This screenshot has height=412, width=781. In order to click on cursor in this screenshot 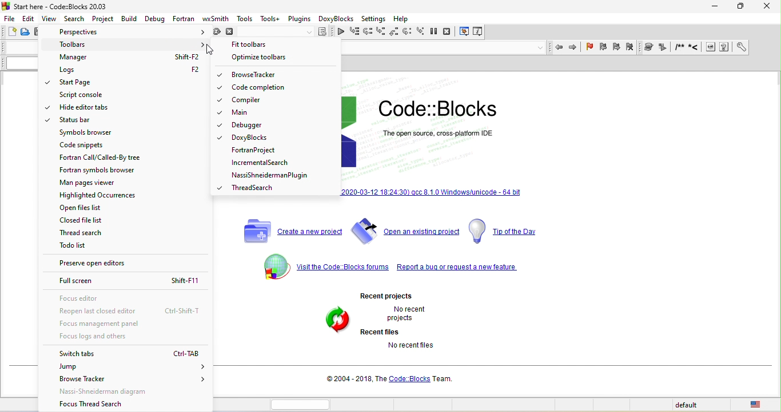, I will do `click(54, 23)`.